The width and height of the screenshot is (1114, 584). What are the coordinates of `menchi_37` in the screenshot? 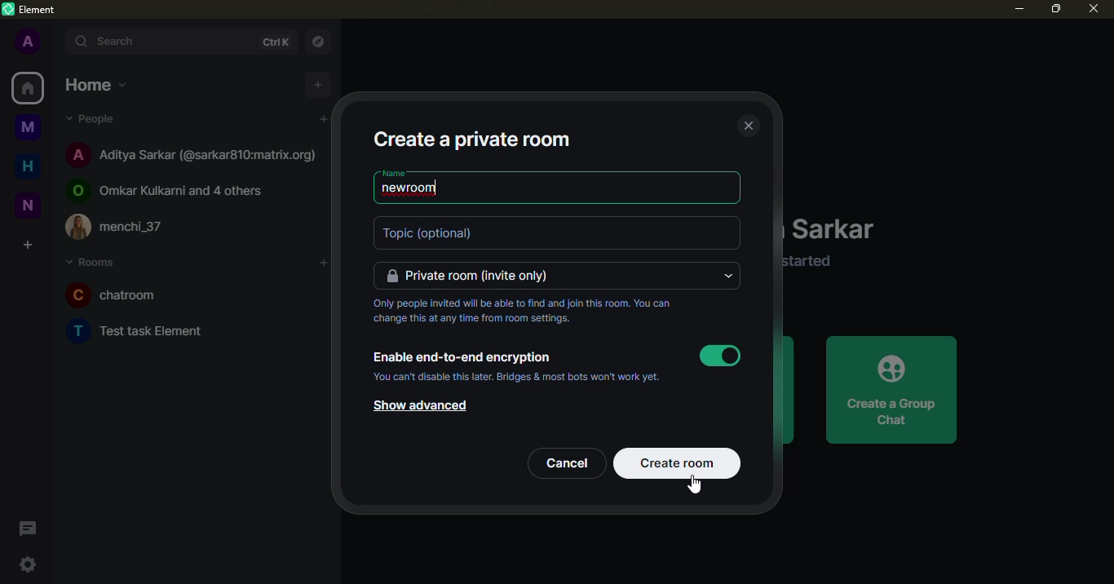 It's located at (117, 225).